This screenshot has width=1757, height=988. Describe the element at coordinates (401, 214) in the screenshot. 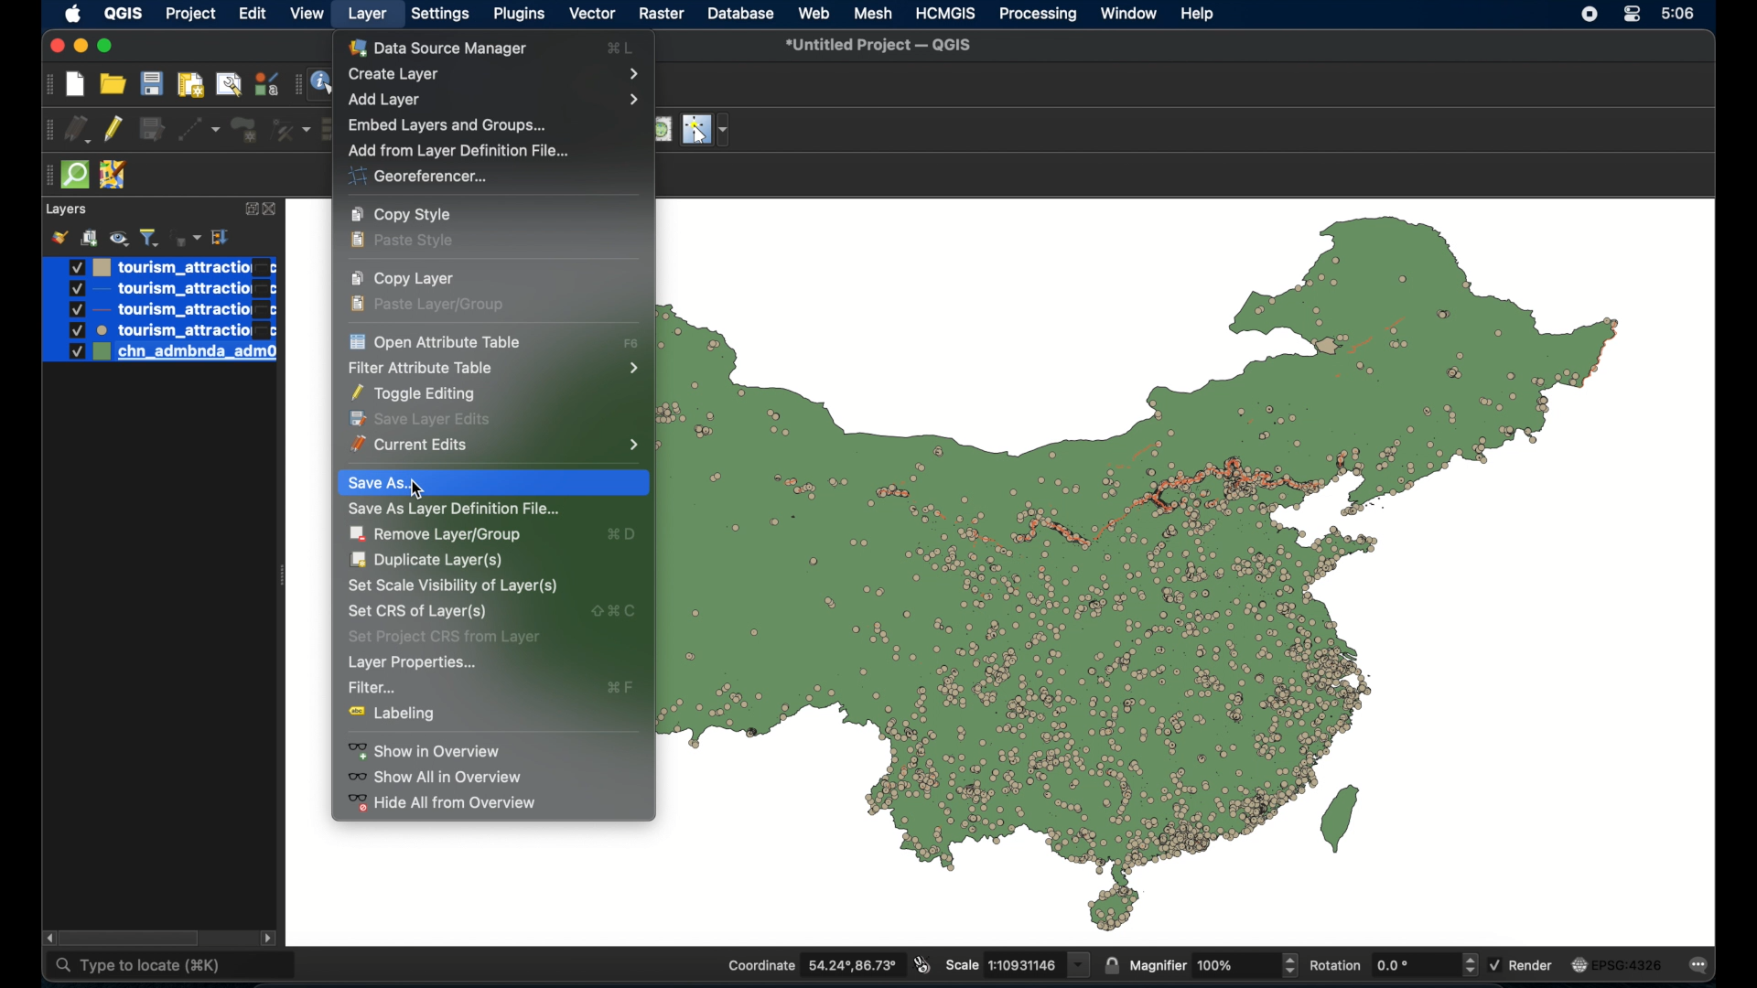

I see `copy style` at that location.